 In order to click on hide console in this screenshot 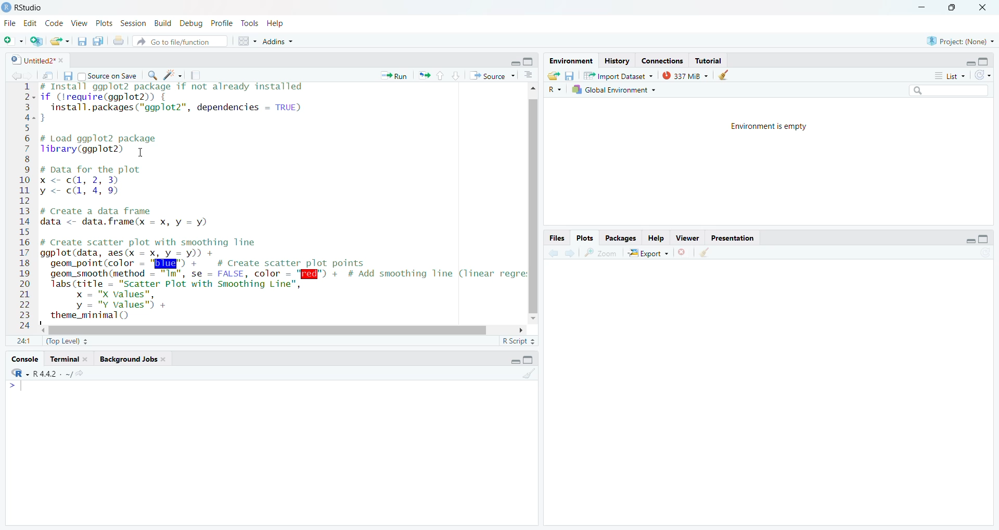, I will do `click(530, 60)`.